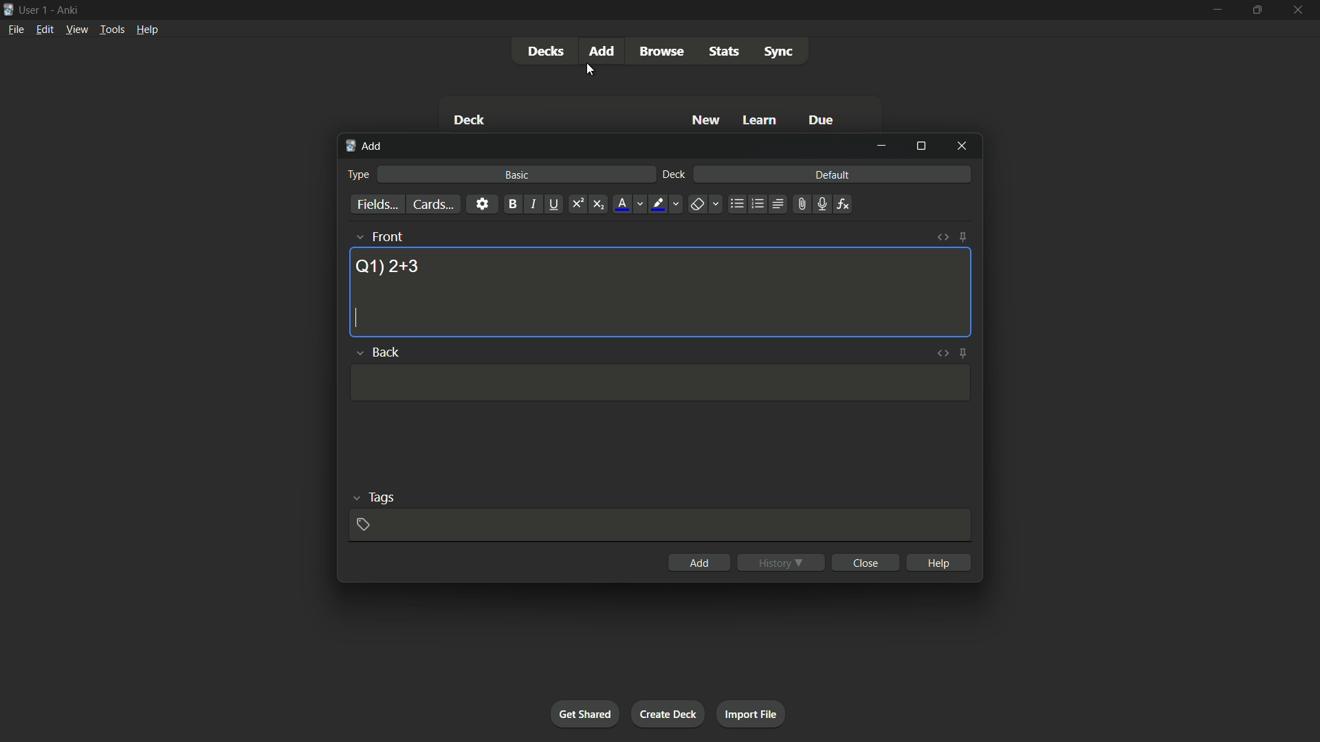  I want to click on settings, so click(482, 203).